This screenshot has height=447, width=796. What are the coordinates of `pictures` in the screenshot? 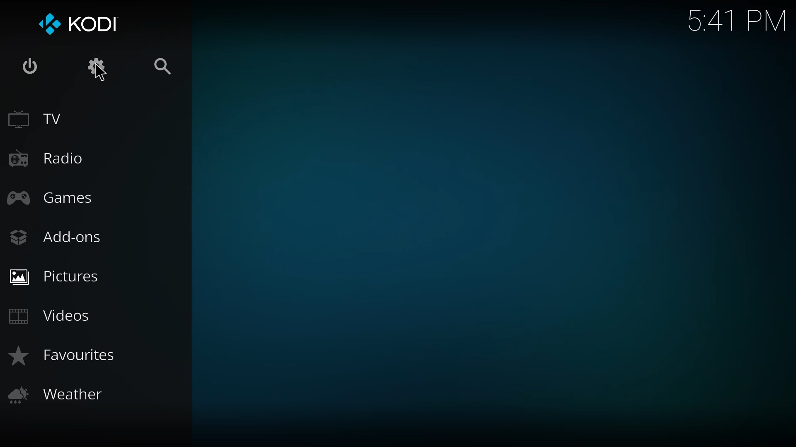 It's located at (58, 275).